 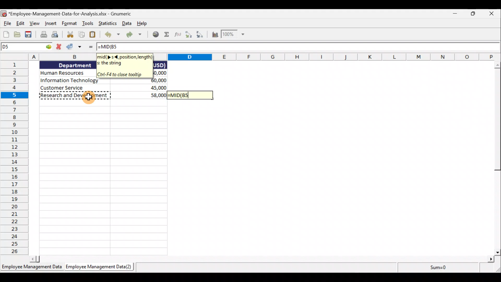 I want to click on sum=0, so click(x=436, y=268).